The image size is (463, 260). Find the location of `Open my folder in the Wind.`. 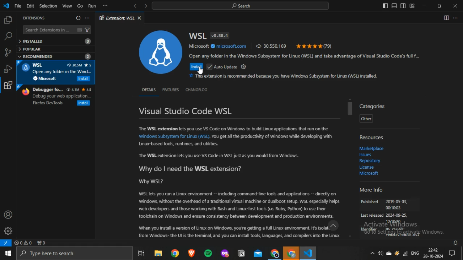

Open my folder in the Wind. is located at coordinates (63, 72).